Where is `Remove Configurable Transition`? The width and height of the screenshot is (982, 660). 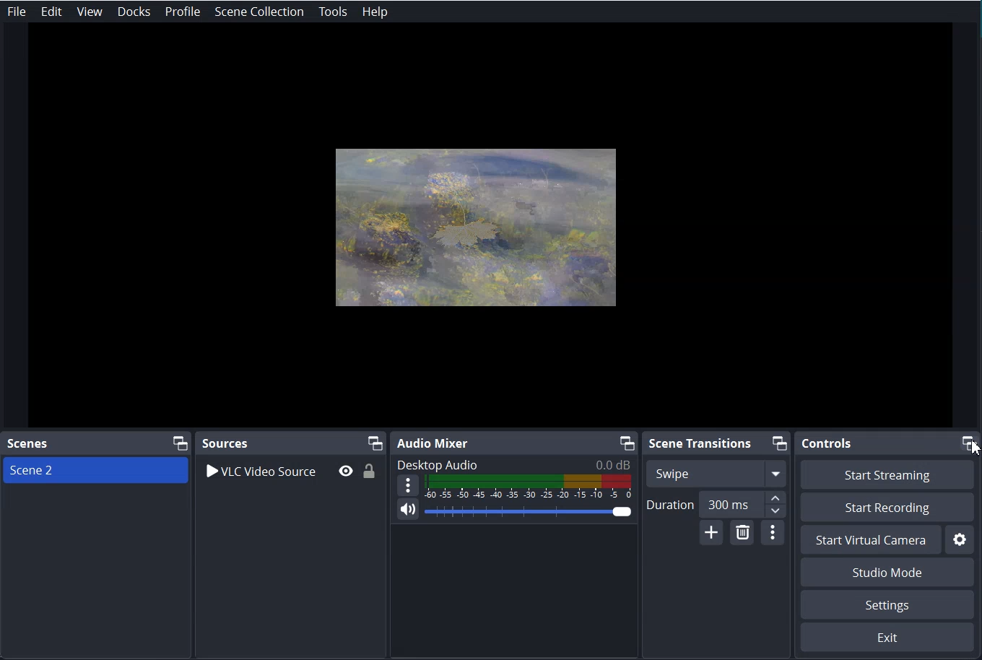 Remove Configurable Transition is located at coordinates (742, 534).